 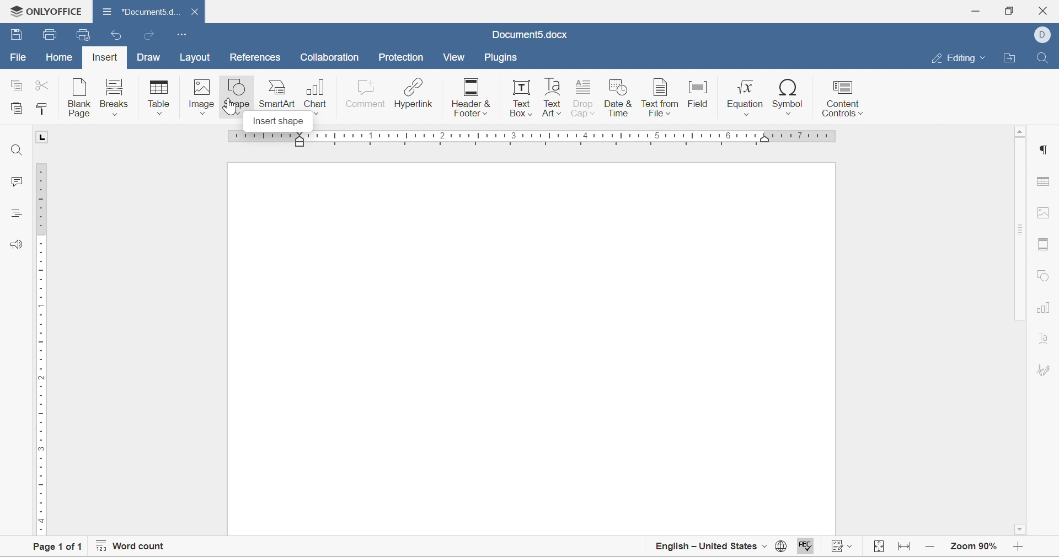 What do you see at coordinates (17, 183) in the screenshot?
I see `comments` at bounding box center [17, 183].